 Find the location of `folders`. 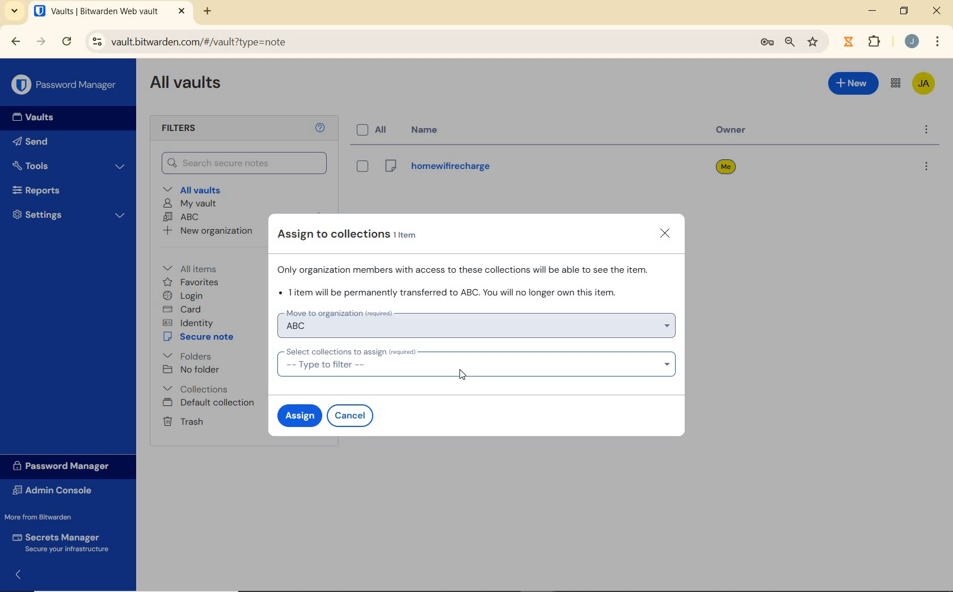

folders is located at coordinates (187, 355).